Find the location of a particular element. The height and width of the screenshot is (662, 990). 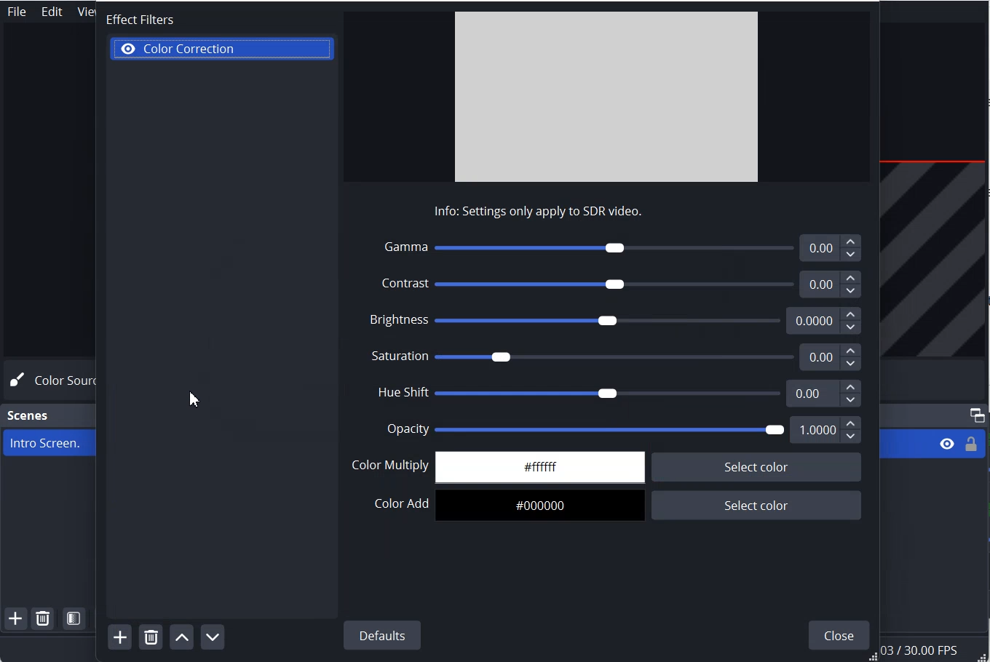

Open Scene Filter is located at coordinates (75, 618).